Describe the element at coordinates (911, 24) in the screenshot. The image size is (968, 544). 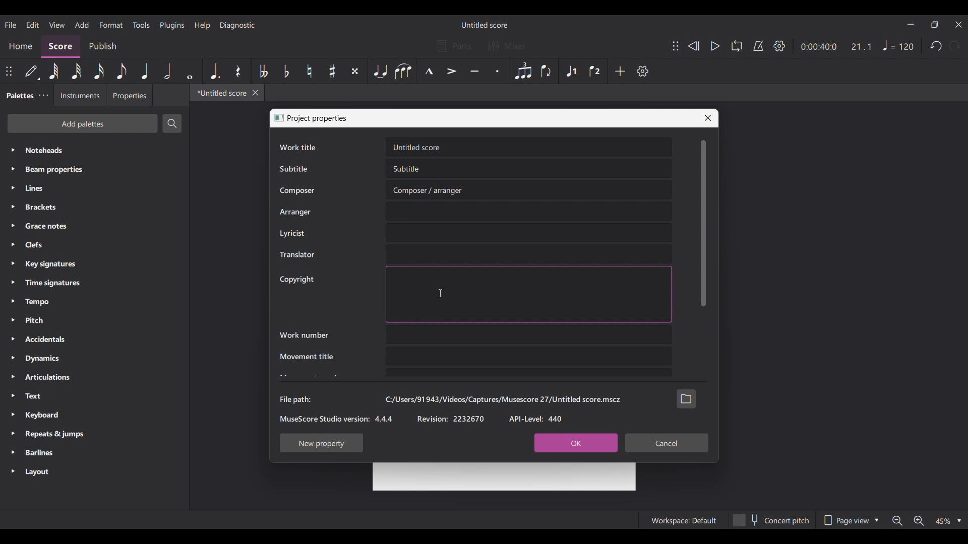
I see `Minimize` at that location.